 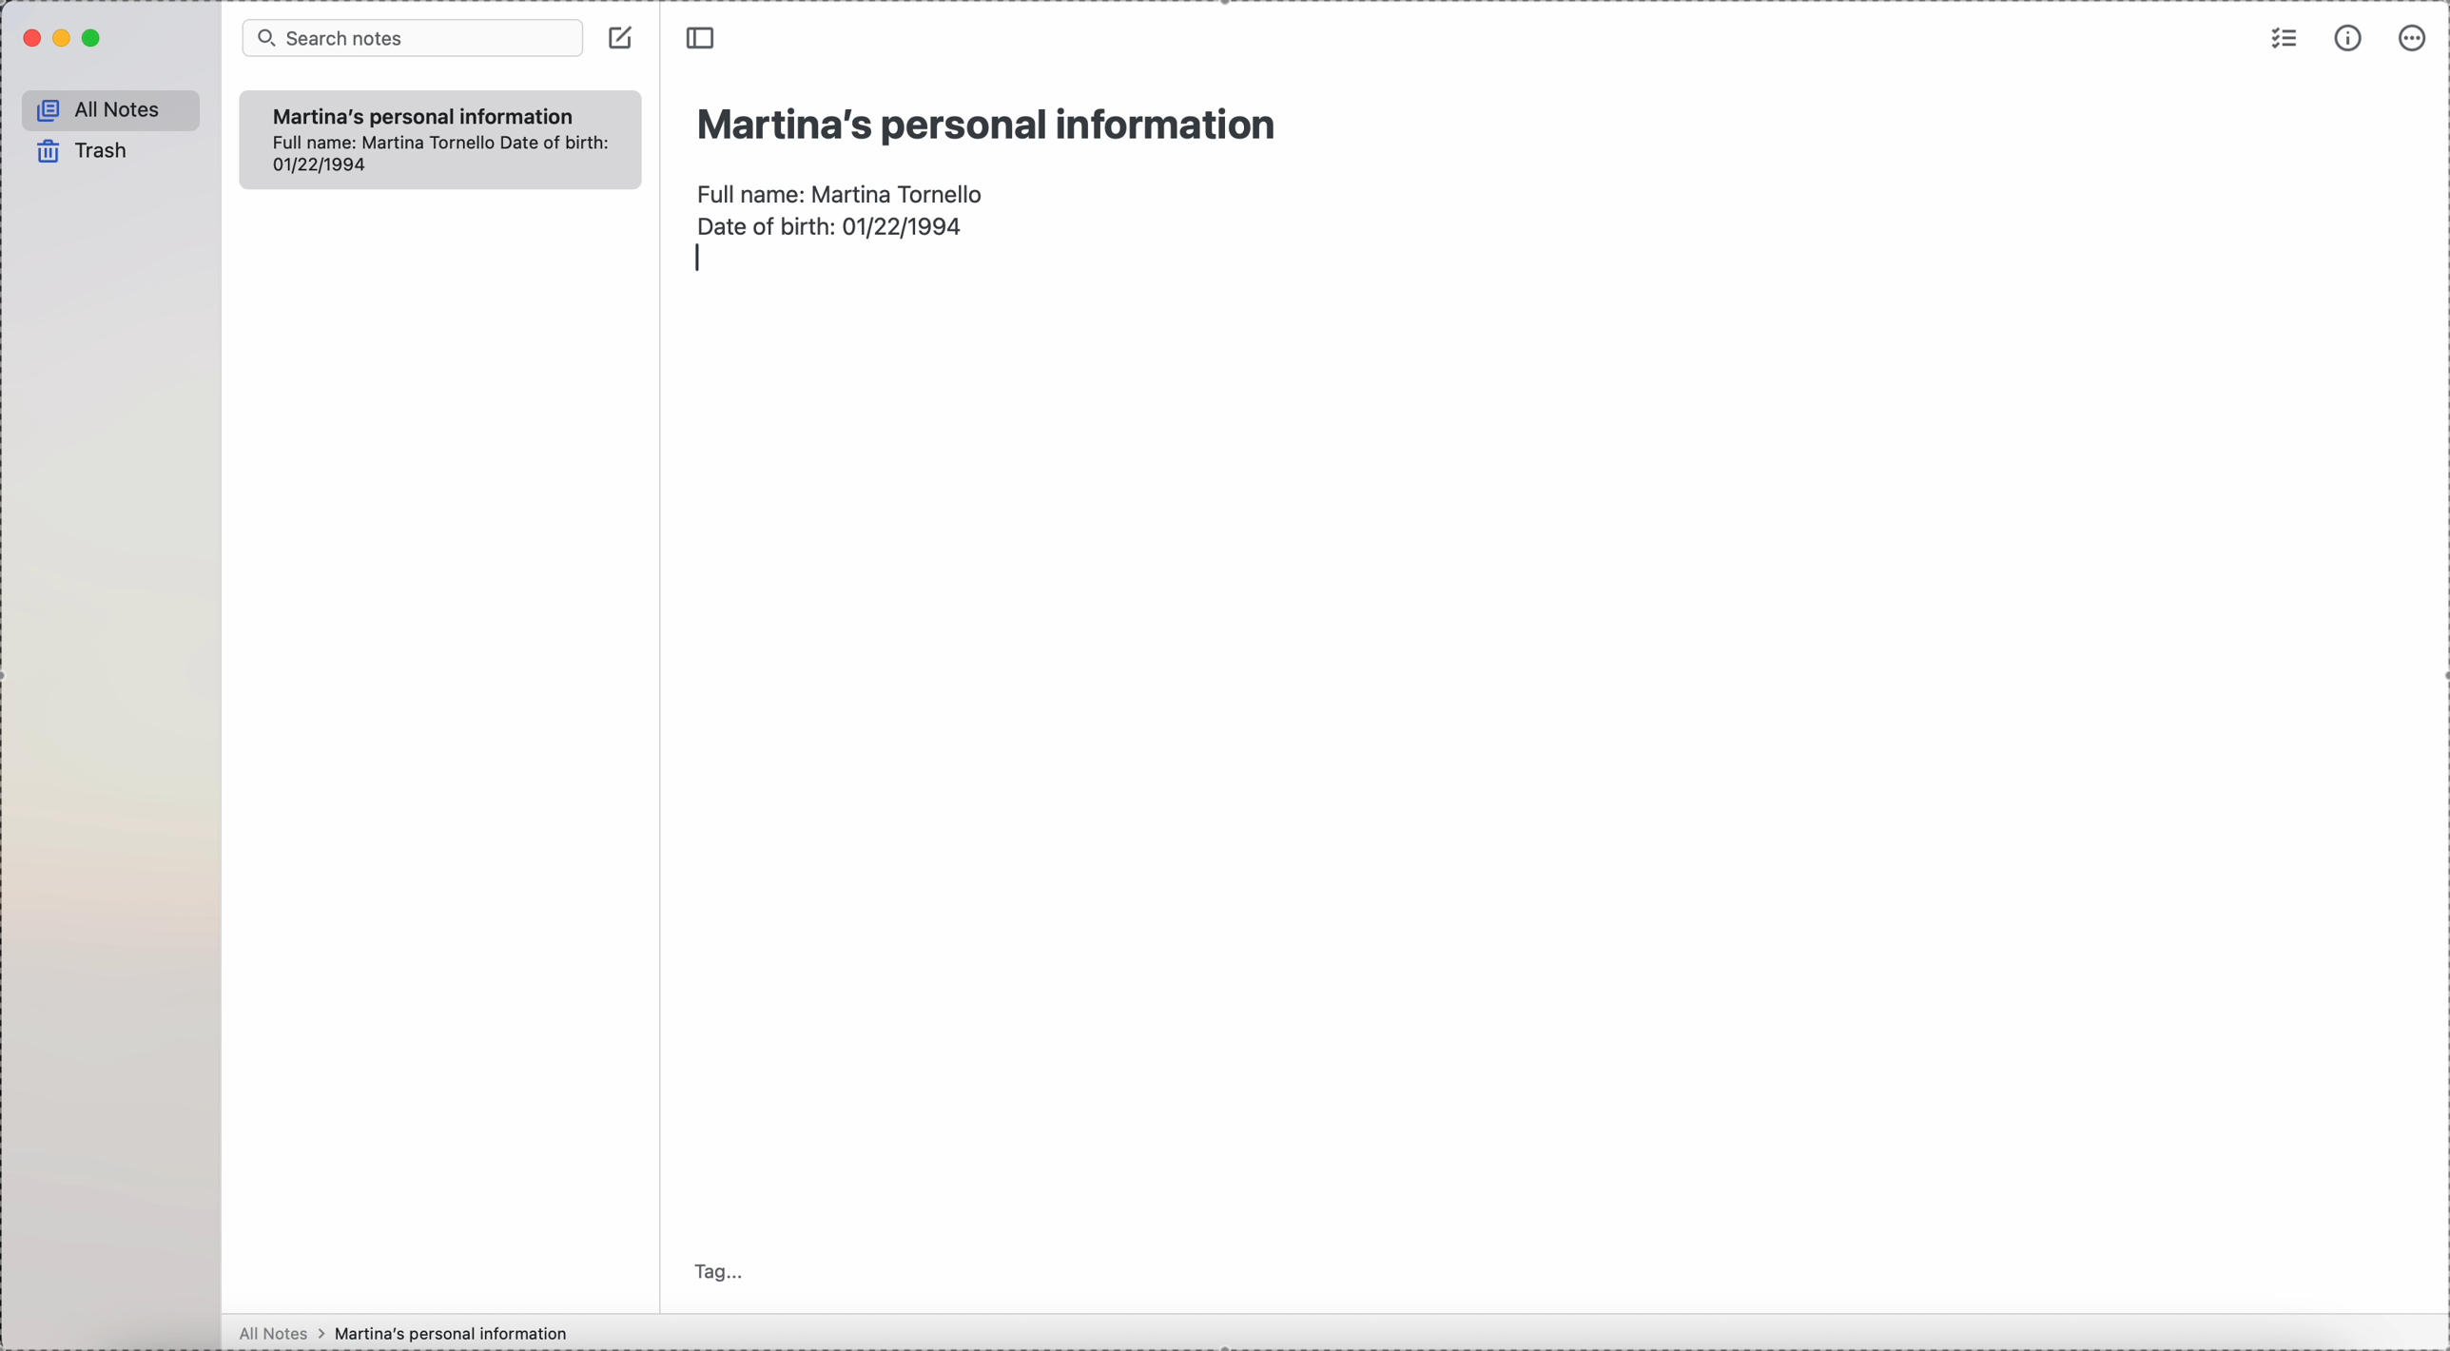 What do you see at coordinates (698, 38) in the screenshot?
I see `toggle sidebar` at bounding box center [698, 38].